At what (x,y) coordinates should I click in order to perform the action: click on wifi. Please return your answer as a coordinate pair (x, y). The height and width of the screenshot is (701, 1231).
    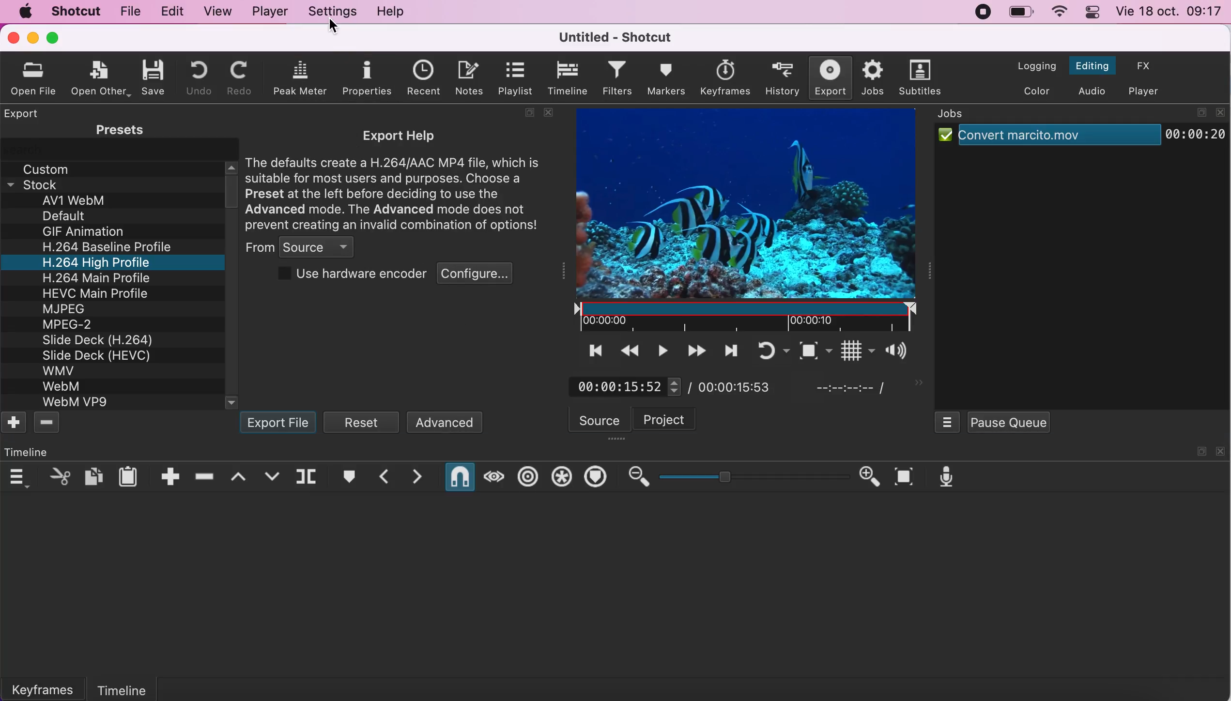
    Looking at the image, I should click on (1057, 13).